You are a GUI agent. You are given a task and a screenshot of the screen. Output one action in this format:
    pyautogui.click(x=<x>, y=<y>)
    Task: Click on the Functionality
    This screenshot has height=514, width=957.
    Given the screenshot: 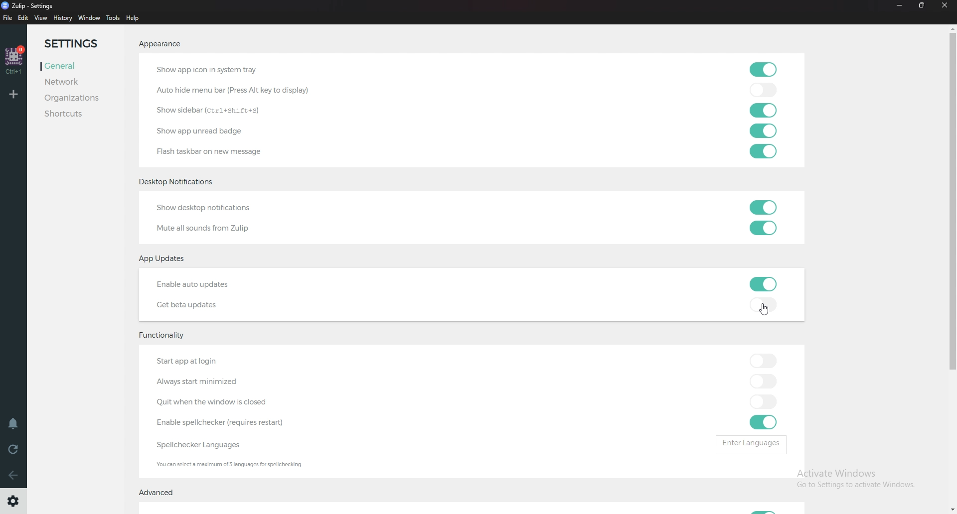 What is the action you would take?
    pyautogui.click(x=171, y=335)
    